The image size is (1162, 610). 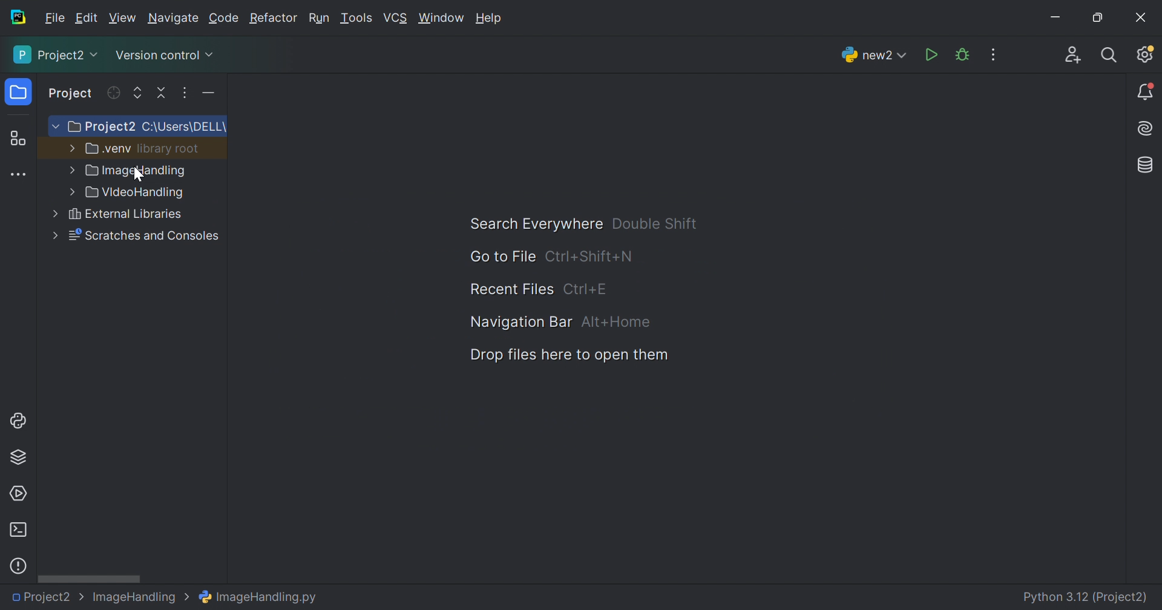 I want to click on More actions, so click(x=205, y=96).